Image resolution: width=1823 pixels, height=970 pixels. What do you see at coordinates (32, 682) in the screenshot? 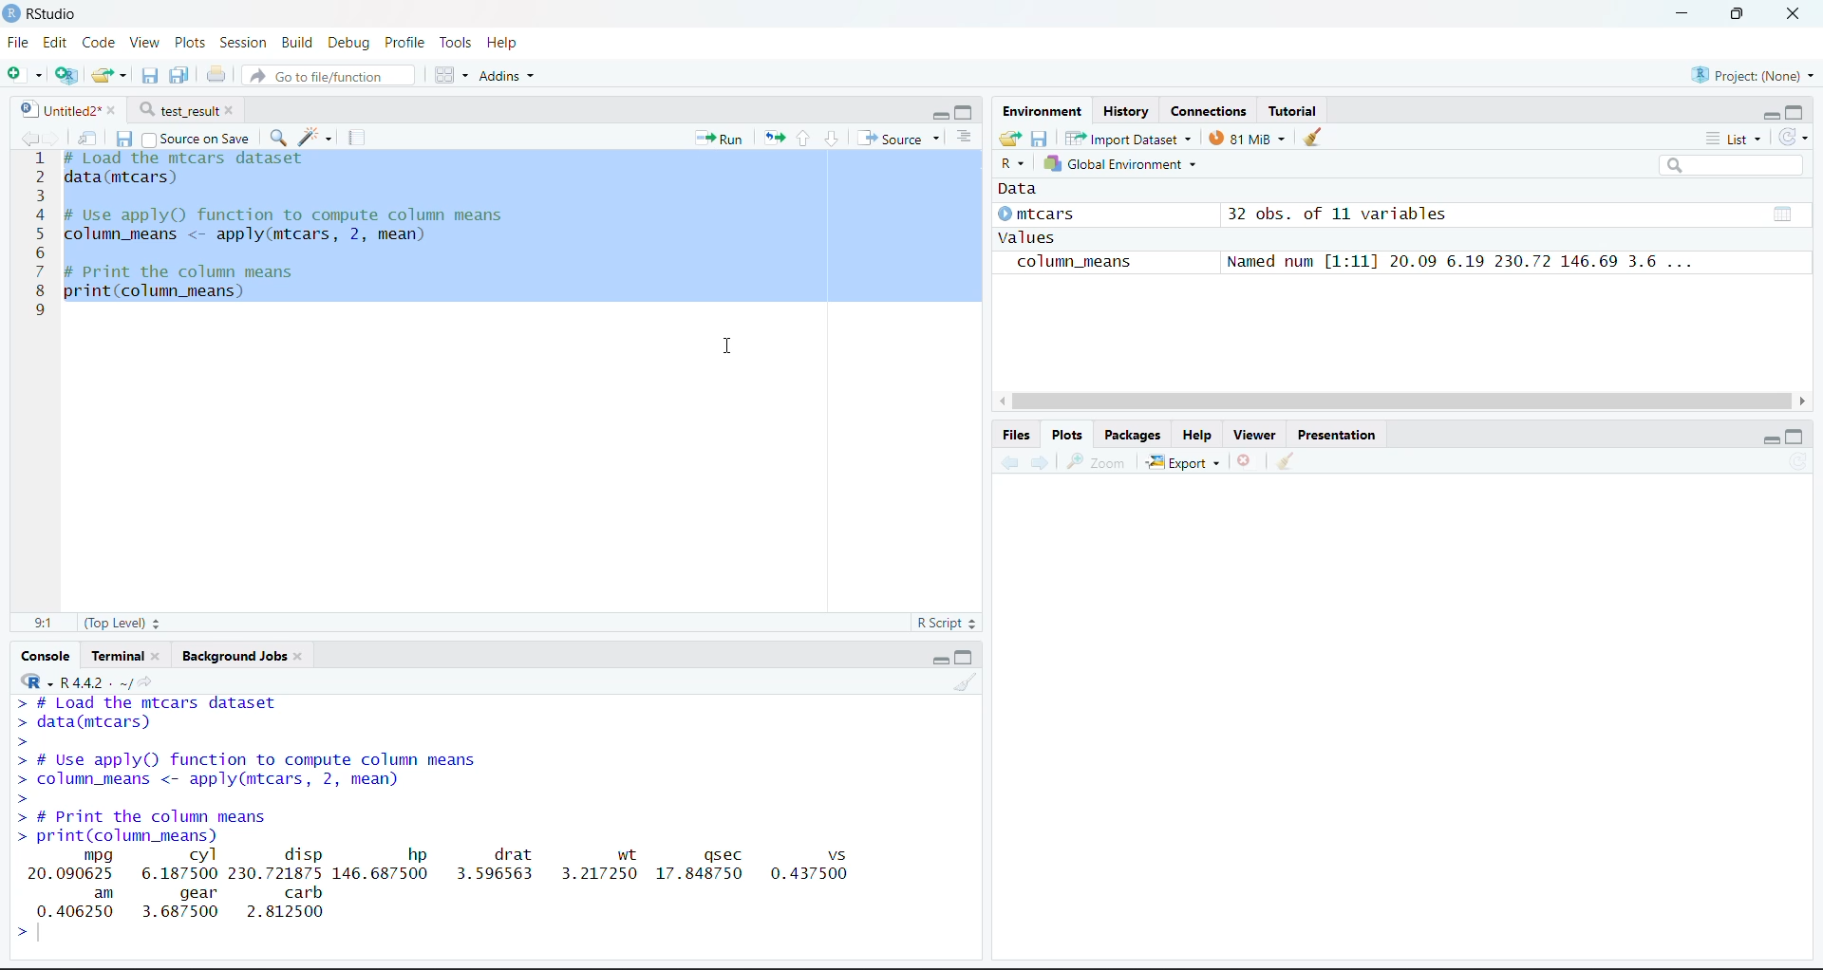
I see `R` at bounding box center [32, 682].